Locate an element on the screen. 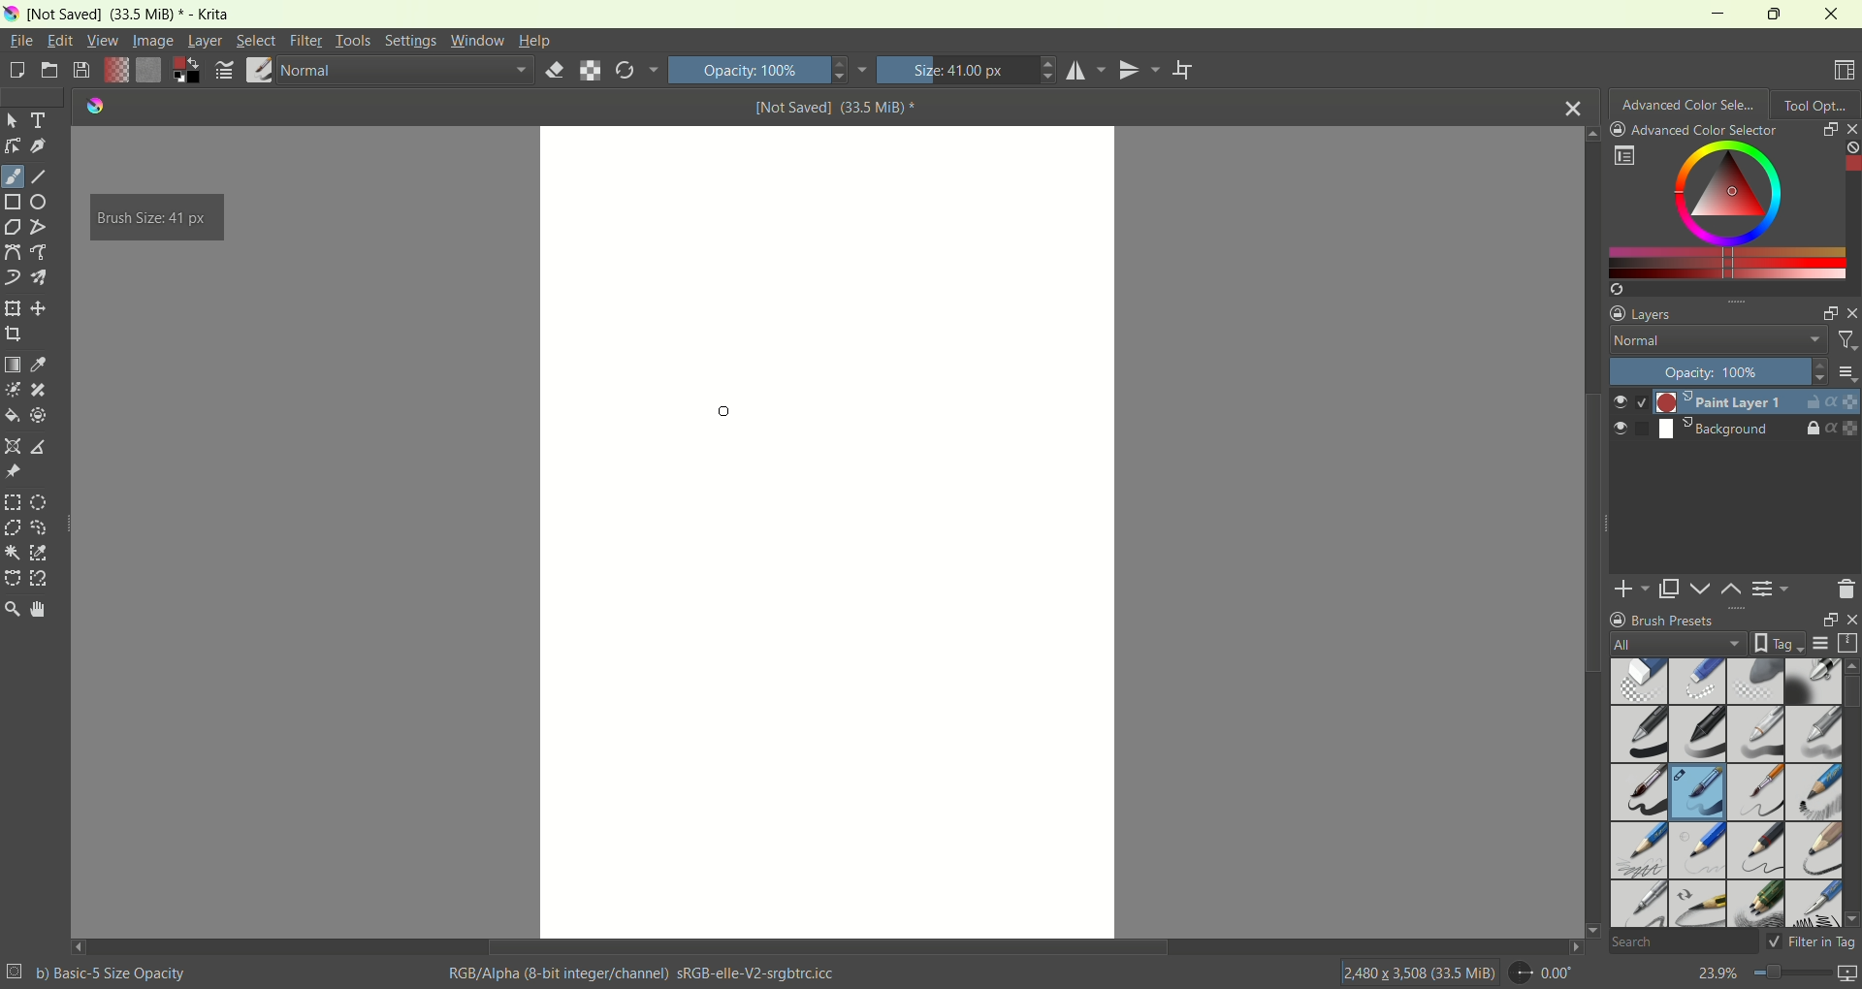 This screenshot has height=989, width=1862. preserve alpha is located at coordinates (591, 72).